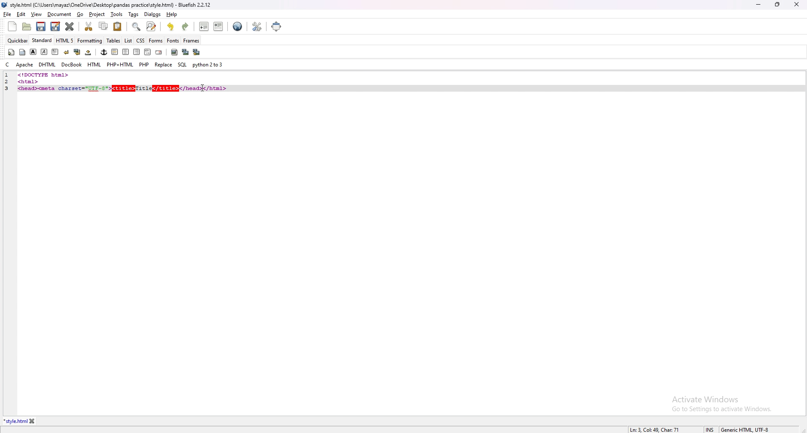 The height and width of the screenshot is (433, 807). Describe the element at coordinates (25, 65) in the screenshot. I see `apache` at that location.